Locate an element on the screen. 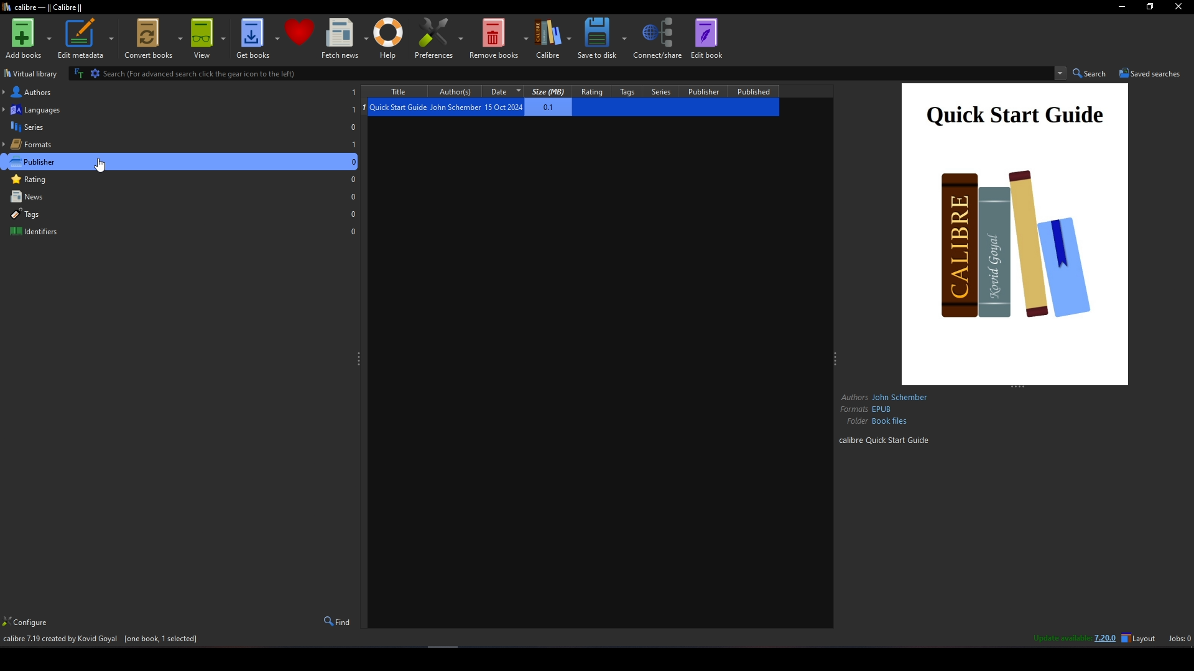 This screenshot has height=671, width=1194. cursor is located at coordinates (104, 164).